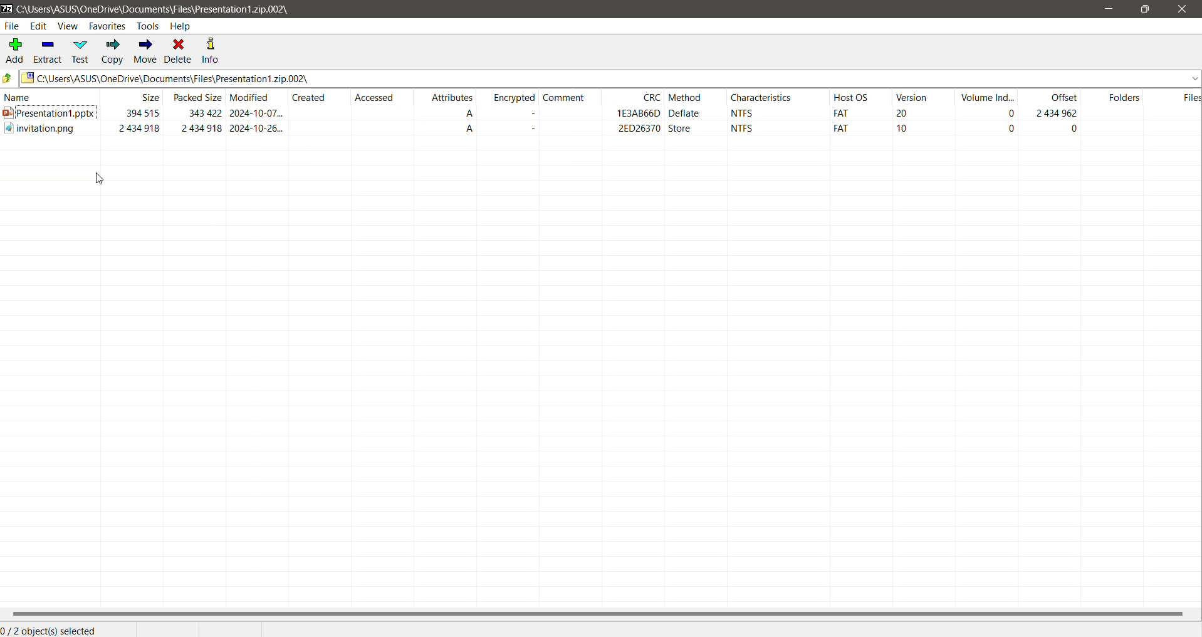 The width and height of the screenshot is (1202, 637). Describe the element at coordinates (113, 52) in the screenshot. I see `Copy` at that location.